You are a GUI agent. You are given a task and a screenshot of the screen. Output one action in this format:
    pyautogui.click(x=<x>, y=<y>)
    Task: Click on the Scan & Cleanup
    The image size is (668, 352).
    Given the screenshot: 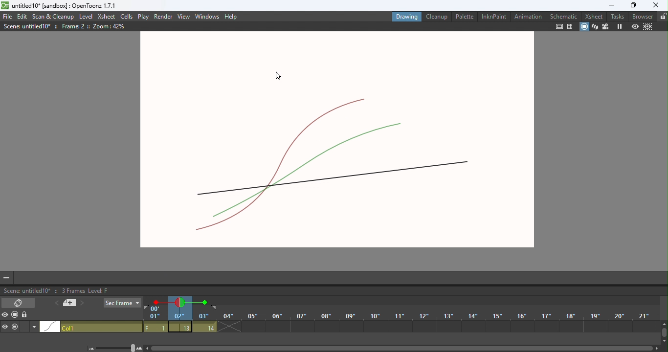 What is the action you would take?
    pyautogui.click(x=54, y=16)
    